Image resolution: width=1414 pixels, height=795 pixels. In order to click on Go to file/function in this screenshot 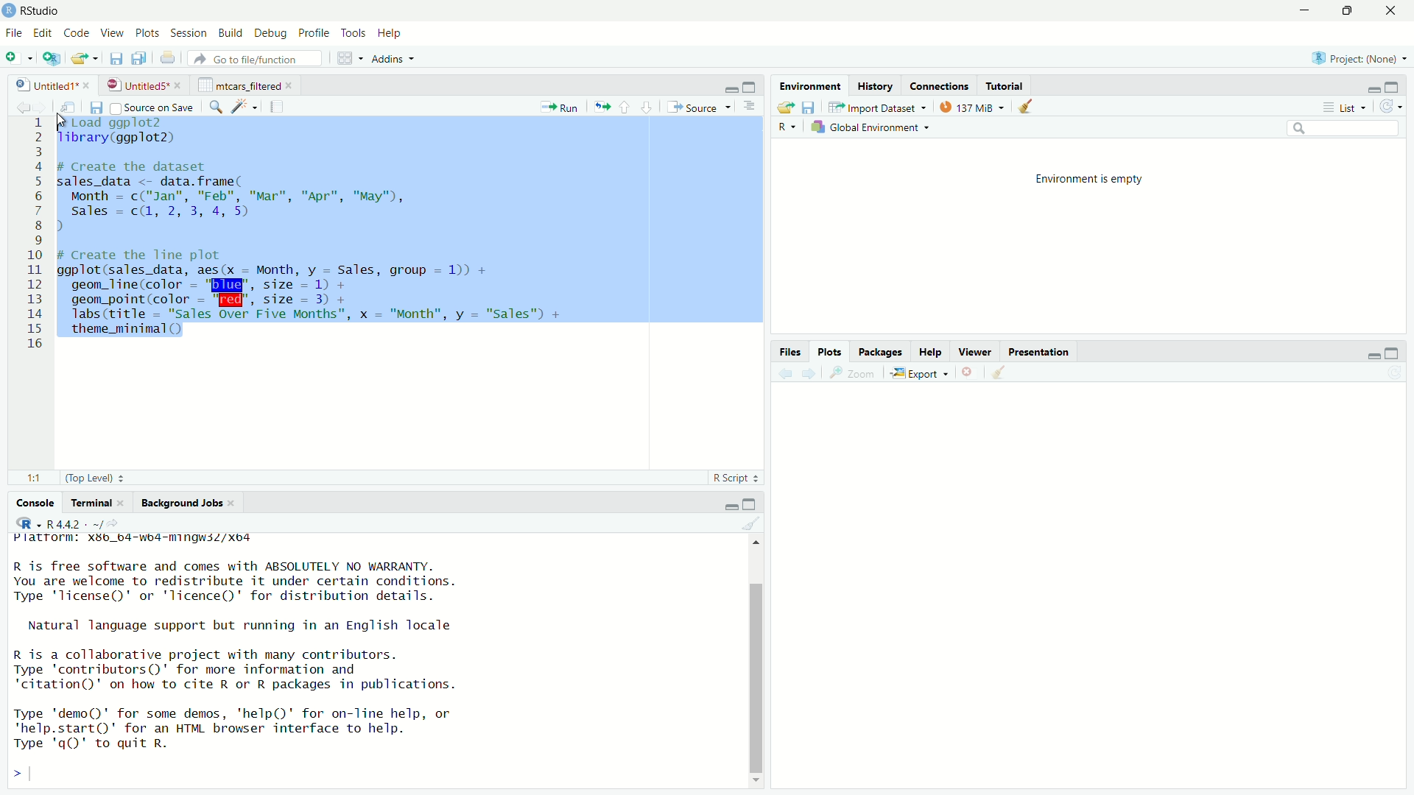, I will do `click(254, 58)`.